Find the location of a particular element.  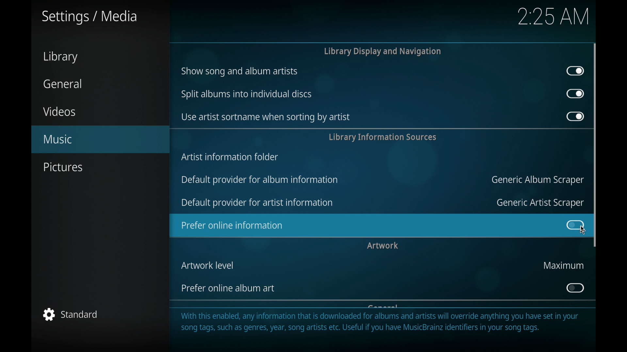

cursor is located at coordinates (582, 230).